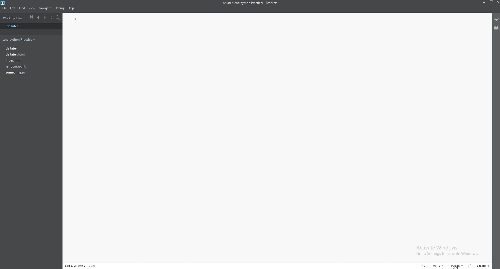  I want to click on file, so click(30, 26).